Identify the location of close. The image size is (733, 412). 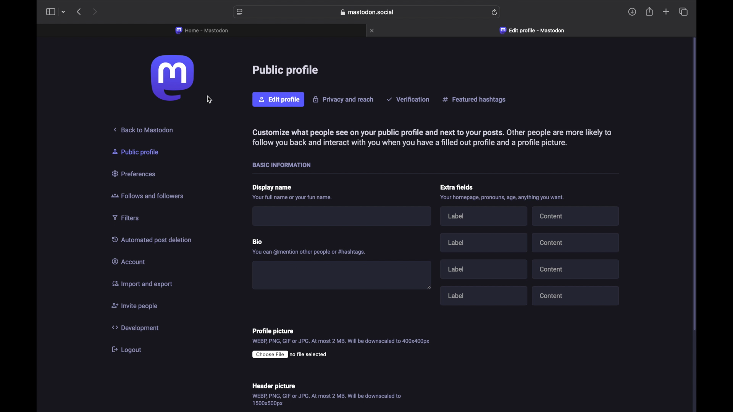
(373, 31).